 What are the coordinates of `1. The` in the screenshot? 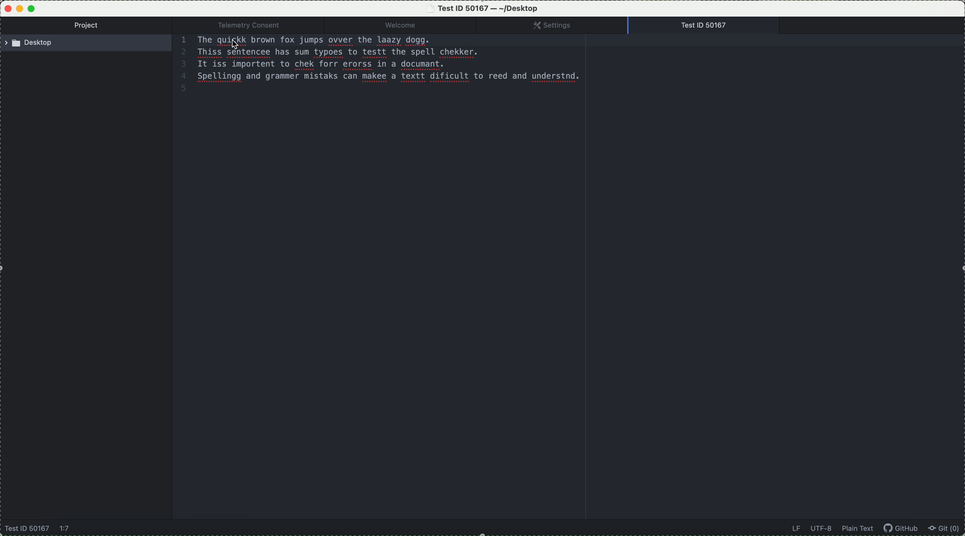 It's located at (194, 40).